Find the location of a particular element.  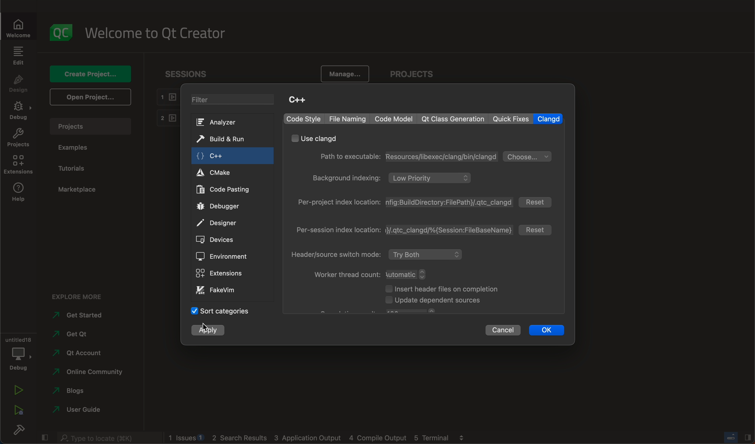

qt class is located at coordinates (454, 119).